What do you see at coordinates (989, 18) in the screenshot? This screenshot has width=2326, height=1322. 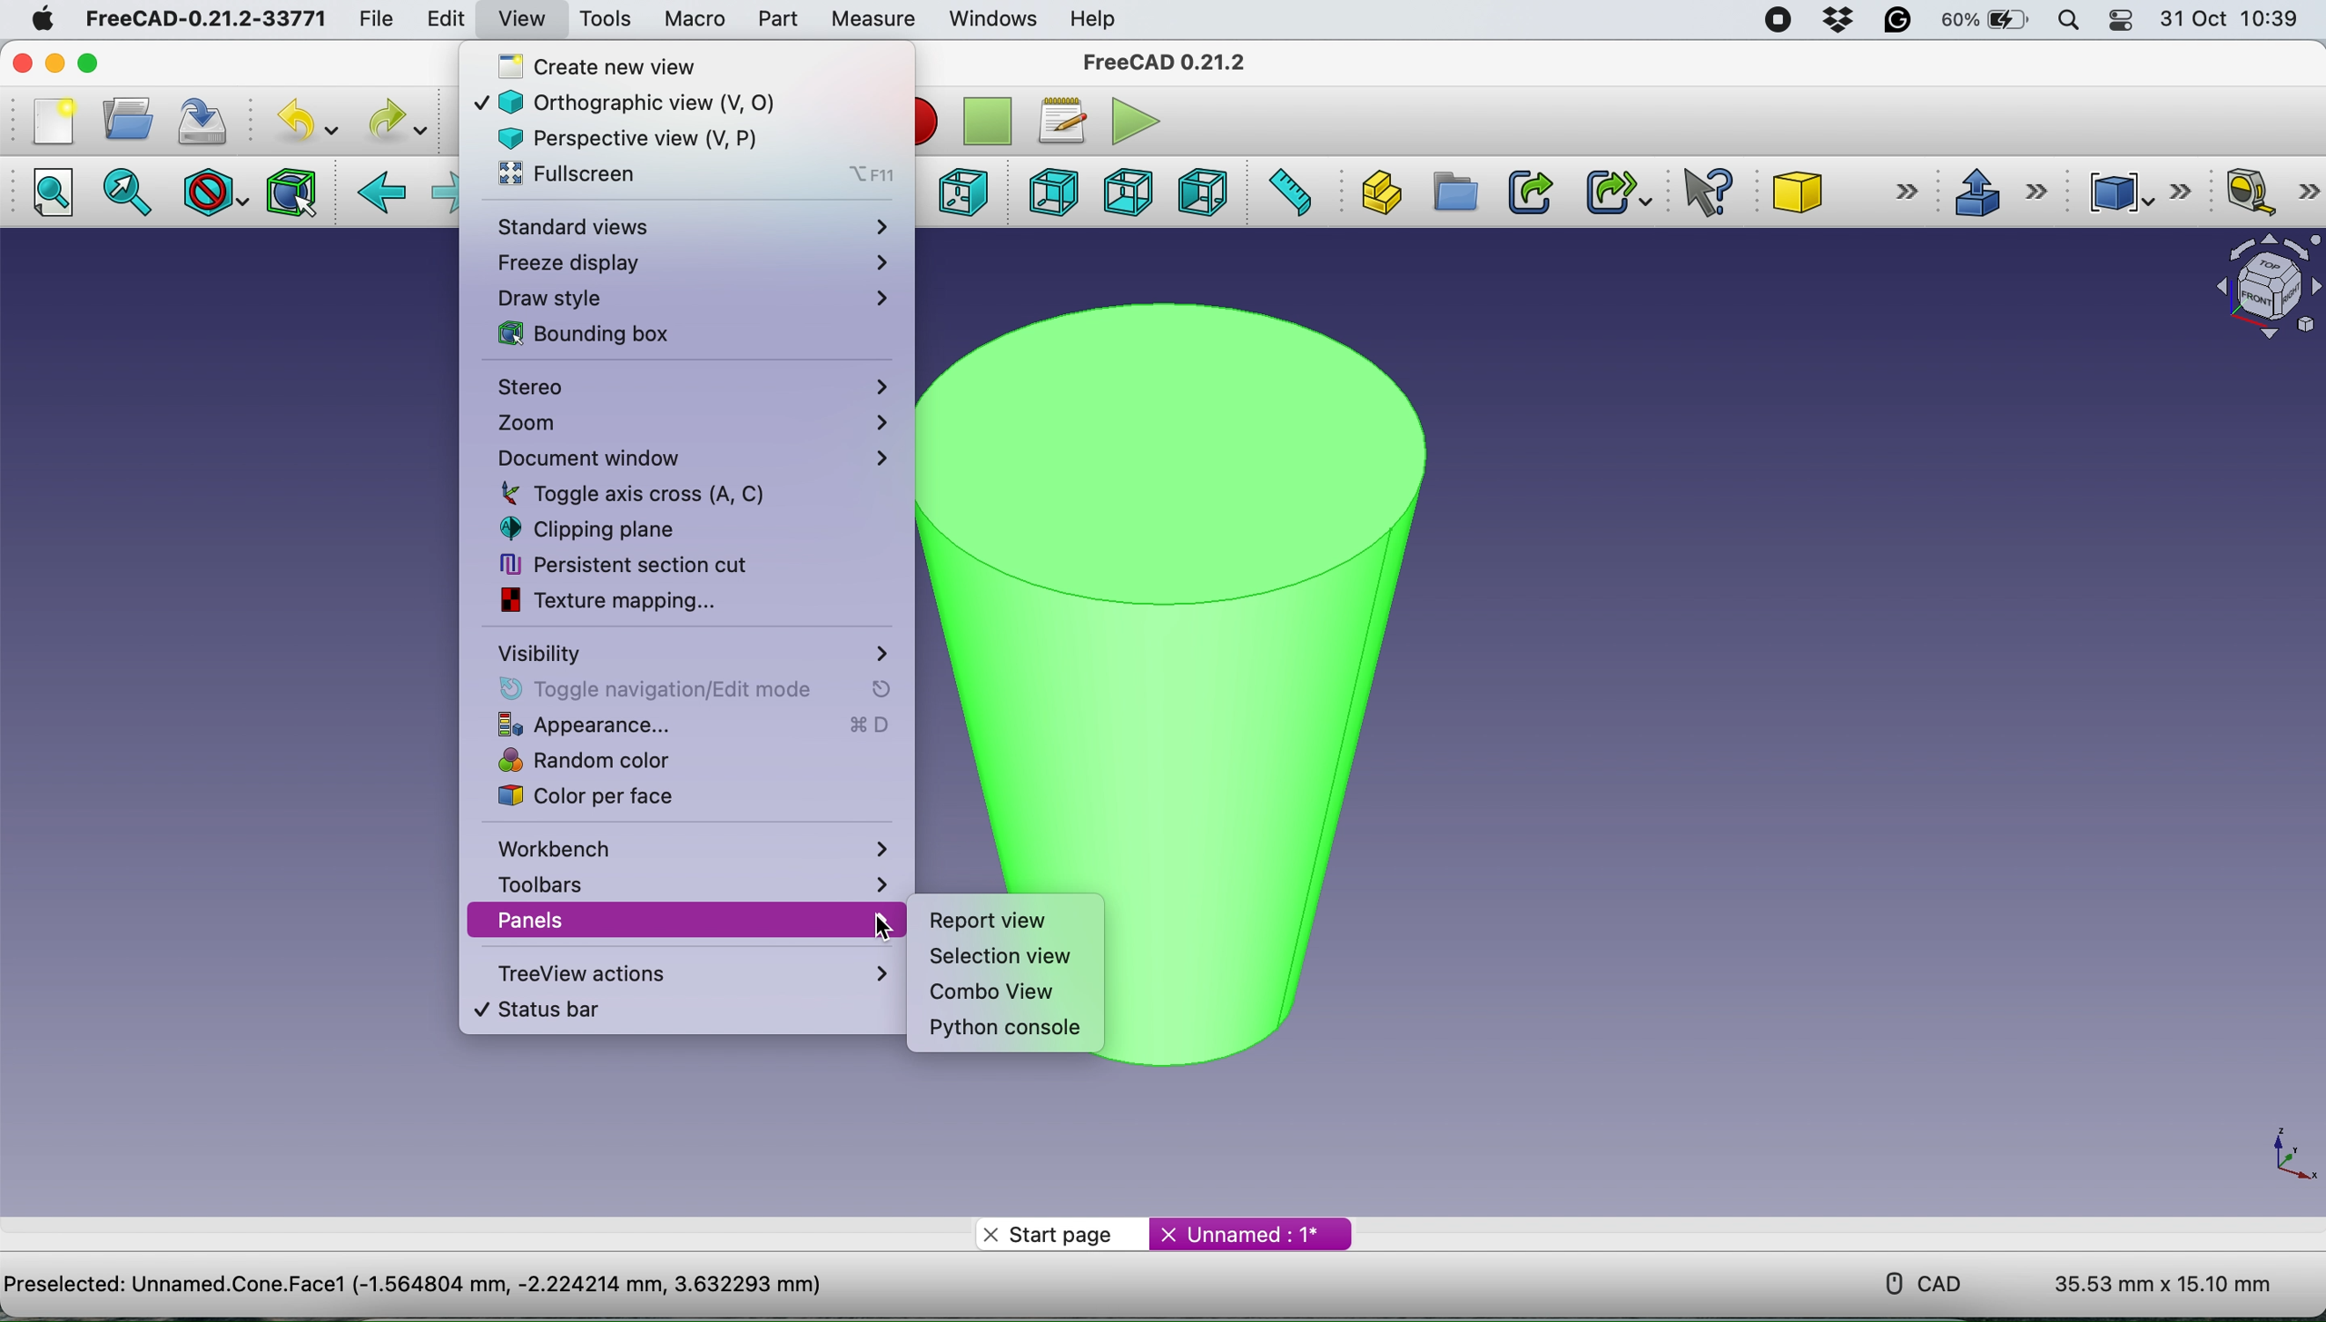 I see `windows` at bounding box center [989, 18].